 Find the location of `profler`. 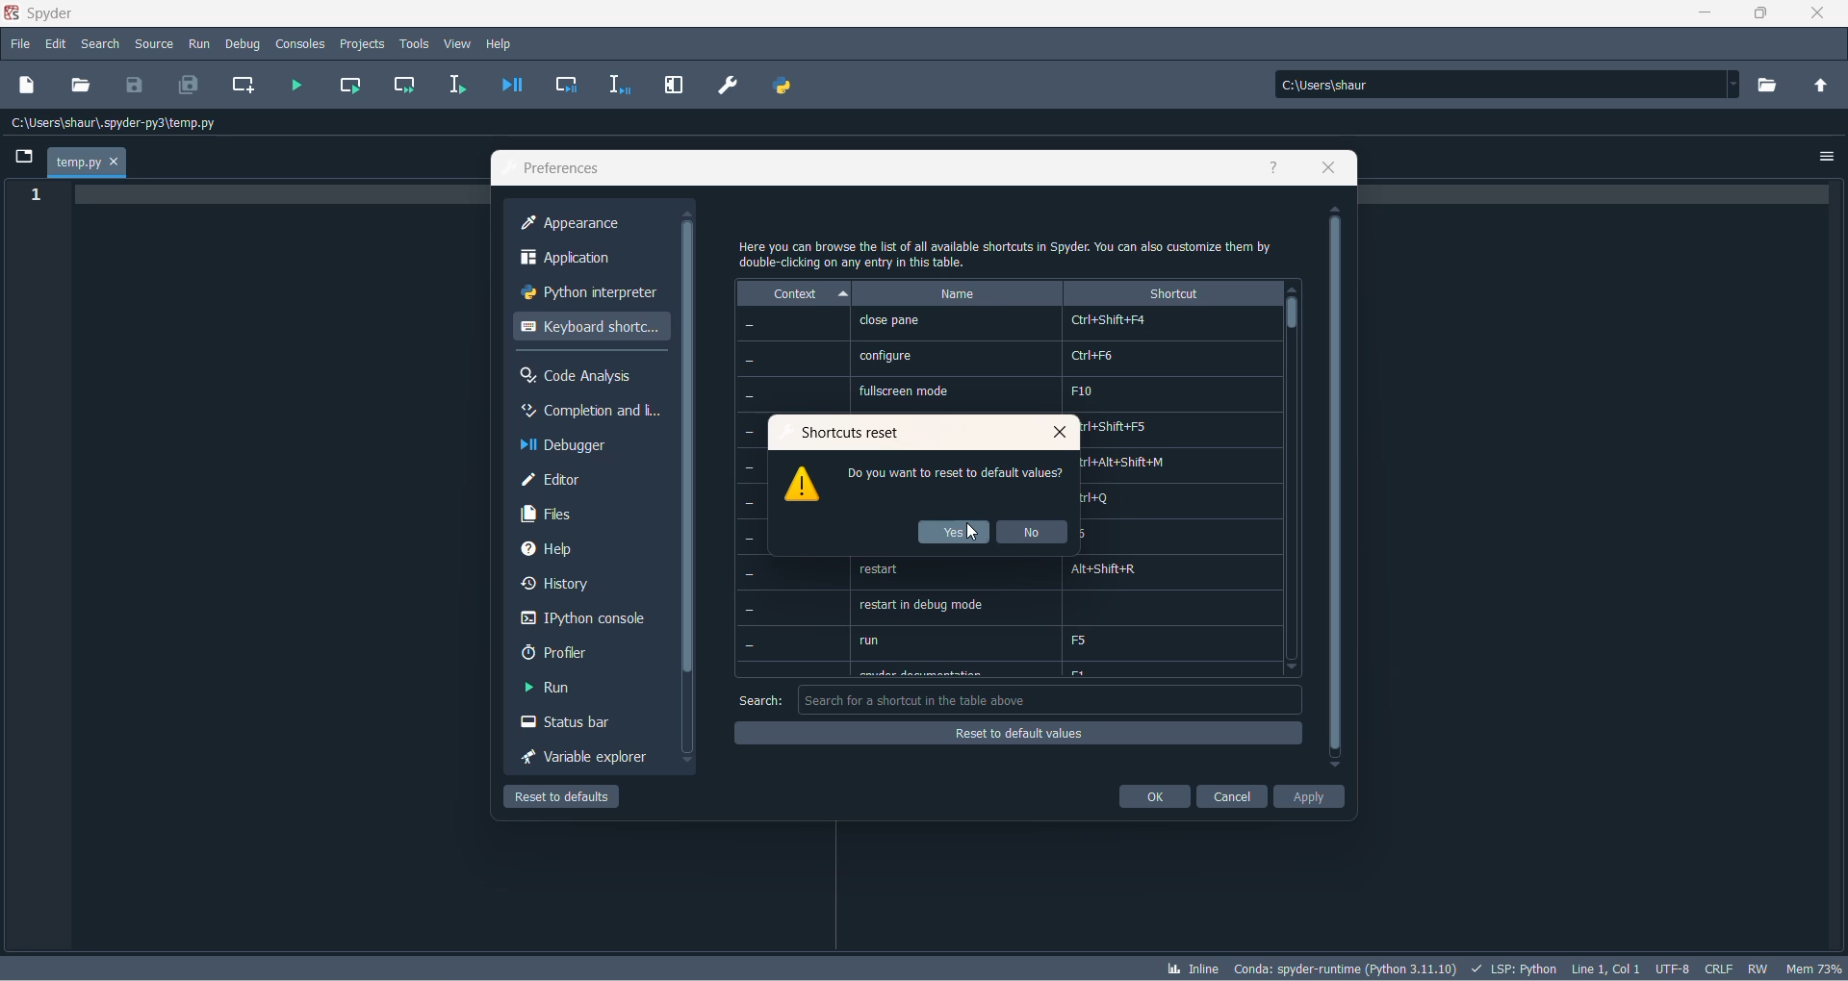

profler is located at coordinates (580, 653).